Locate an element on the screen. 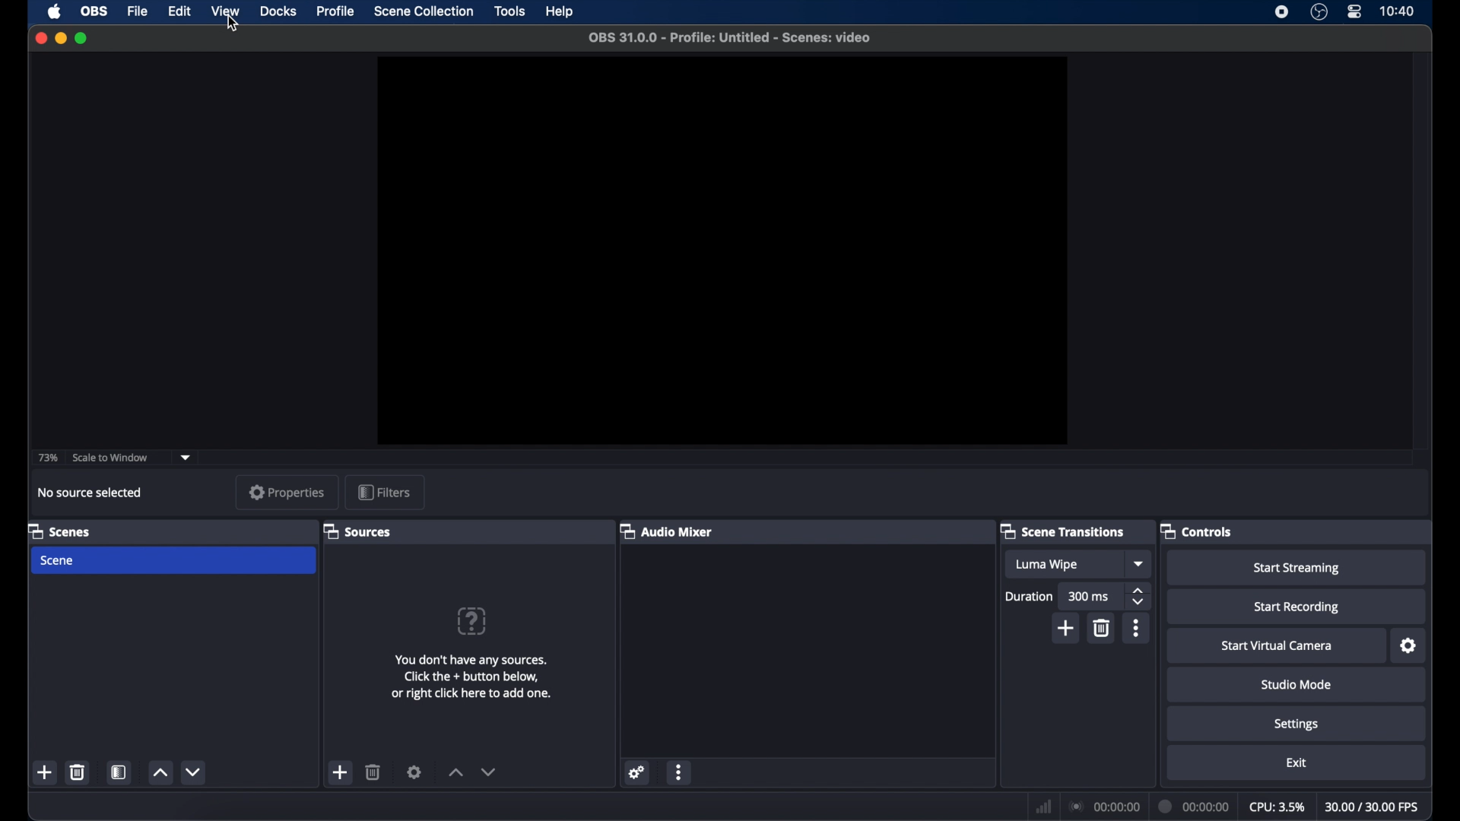  controls is located at coordinates (1196, 531).